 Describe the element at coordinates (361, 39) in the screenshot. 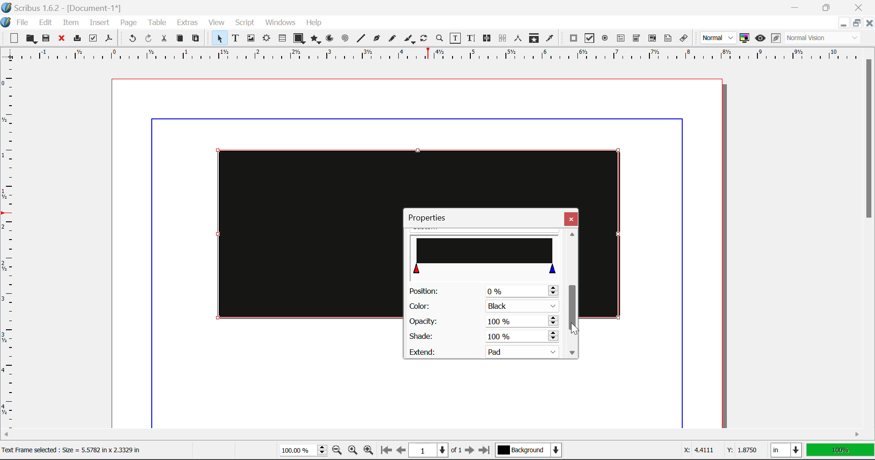

I see `Line` at that location.